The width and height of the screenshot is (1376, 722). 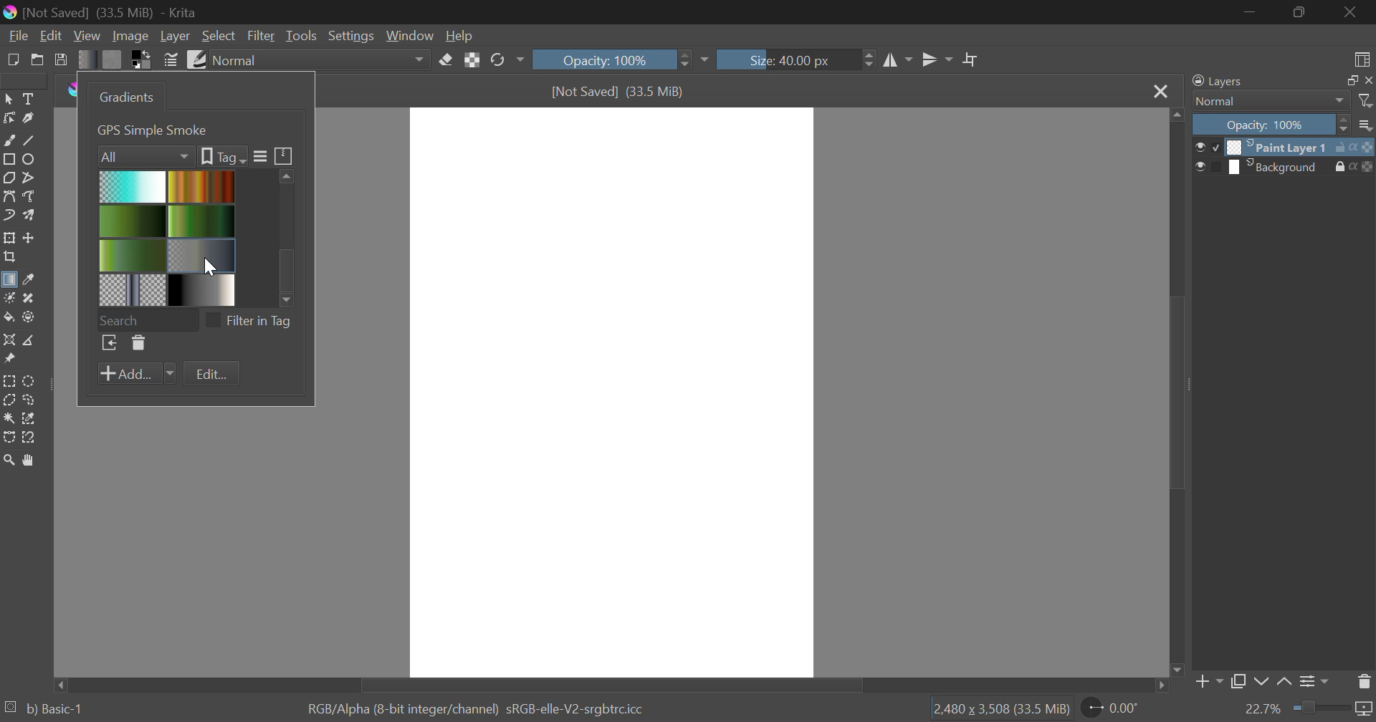 What do you see at coordinates (9, 361) in the screenshot?
I see `Reference Images` at bounding box center [9, 361].